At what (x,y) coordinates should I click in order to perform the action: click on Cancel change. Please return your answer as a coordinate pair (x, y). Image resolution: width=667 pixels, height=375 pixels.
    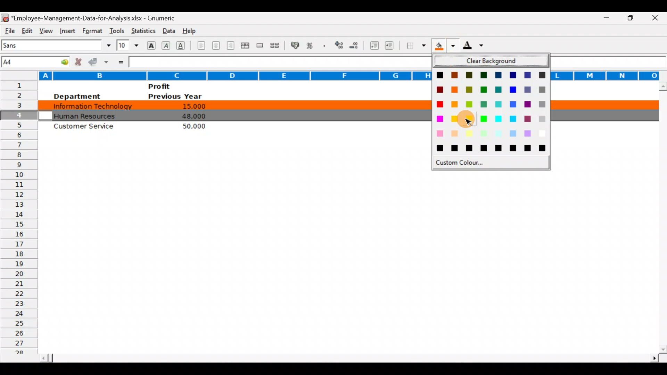
    Looking at the image, I should click on (80, 61).